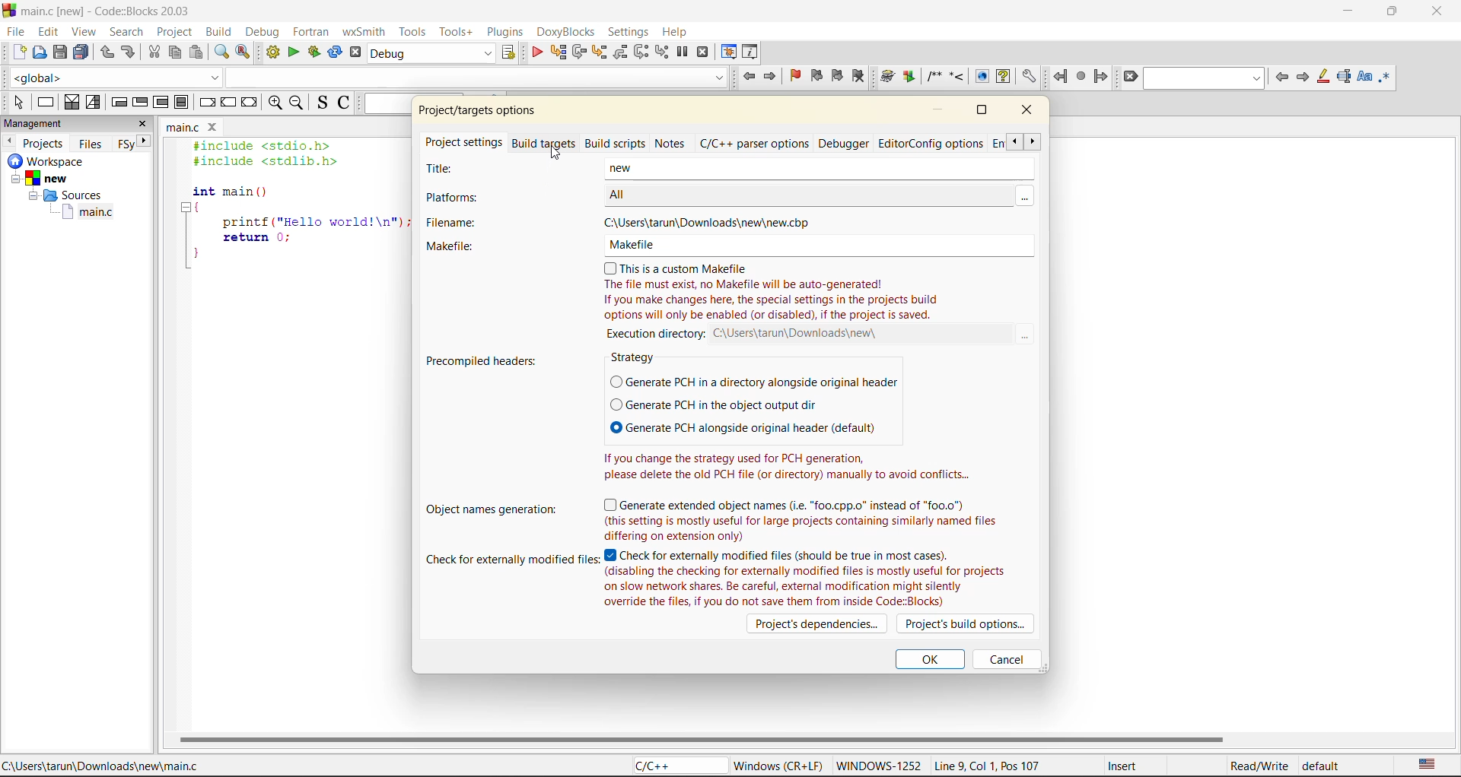 This screenshot has height=777, width=1461. Describe the element at coordinates (752, 50) in the screenshot. I see `various info` at that location.